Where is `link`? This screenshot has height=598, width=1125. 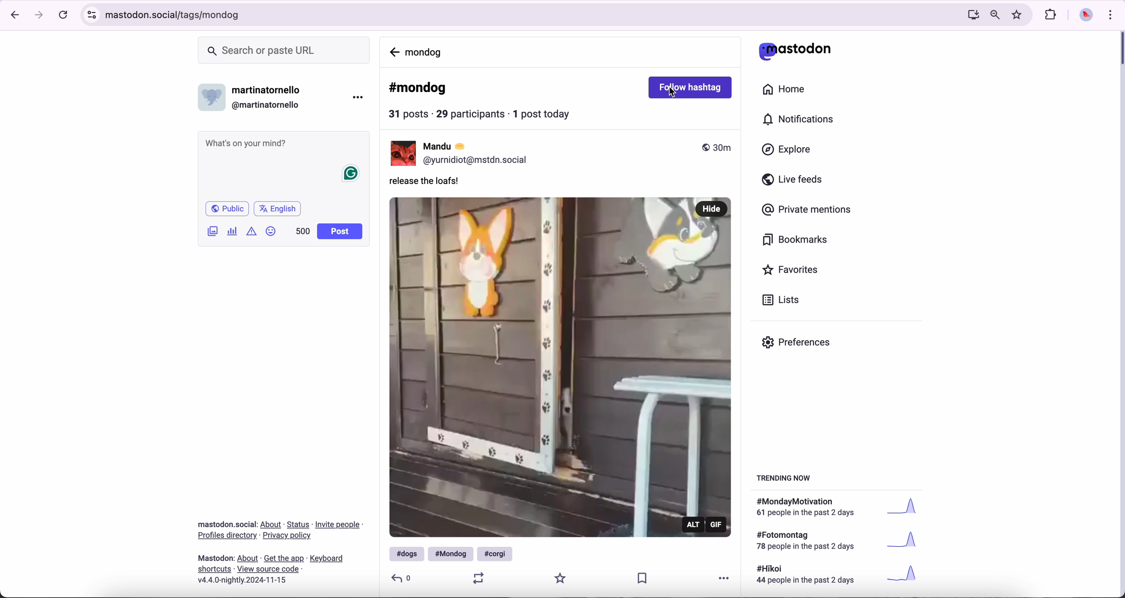 link is located at coordinates (299, 525).